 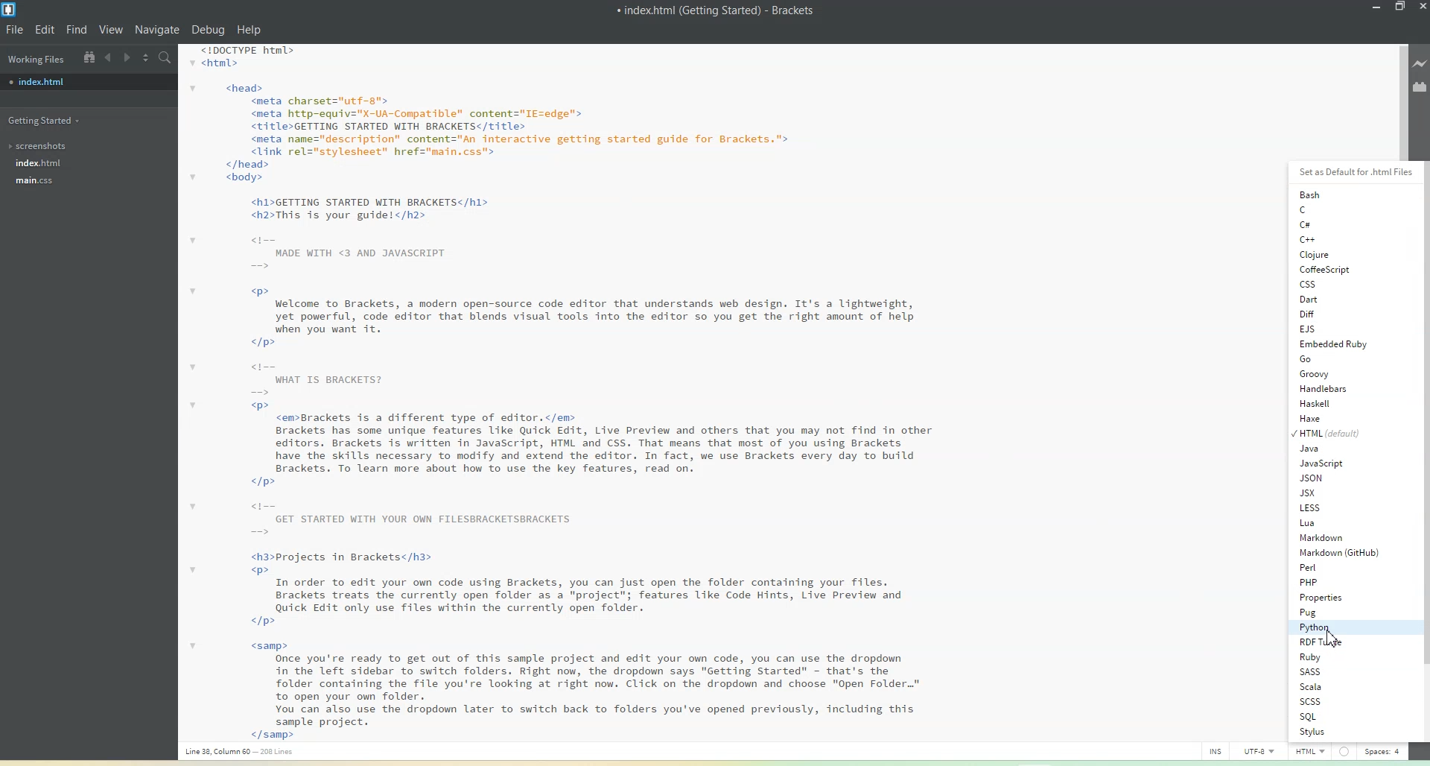 I want to click on CoffeeScript, so click(x=1323, y=270).